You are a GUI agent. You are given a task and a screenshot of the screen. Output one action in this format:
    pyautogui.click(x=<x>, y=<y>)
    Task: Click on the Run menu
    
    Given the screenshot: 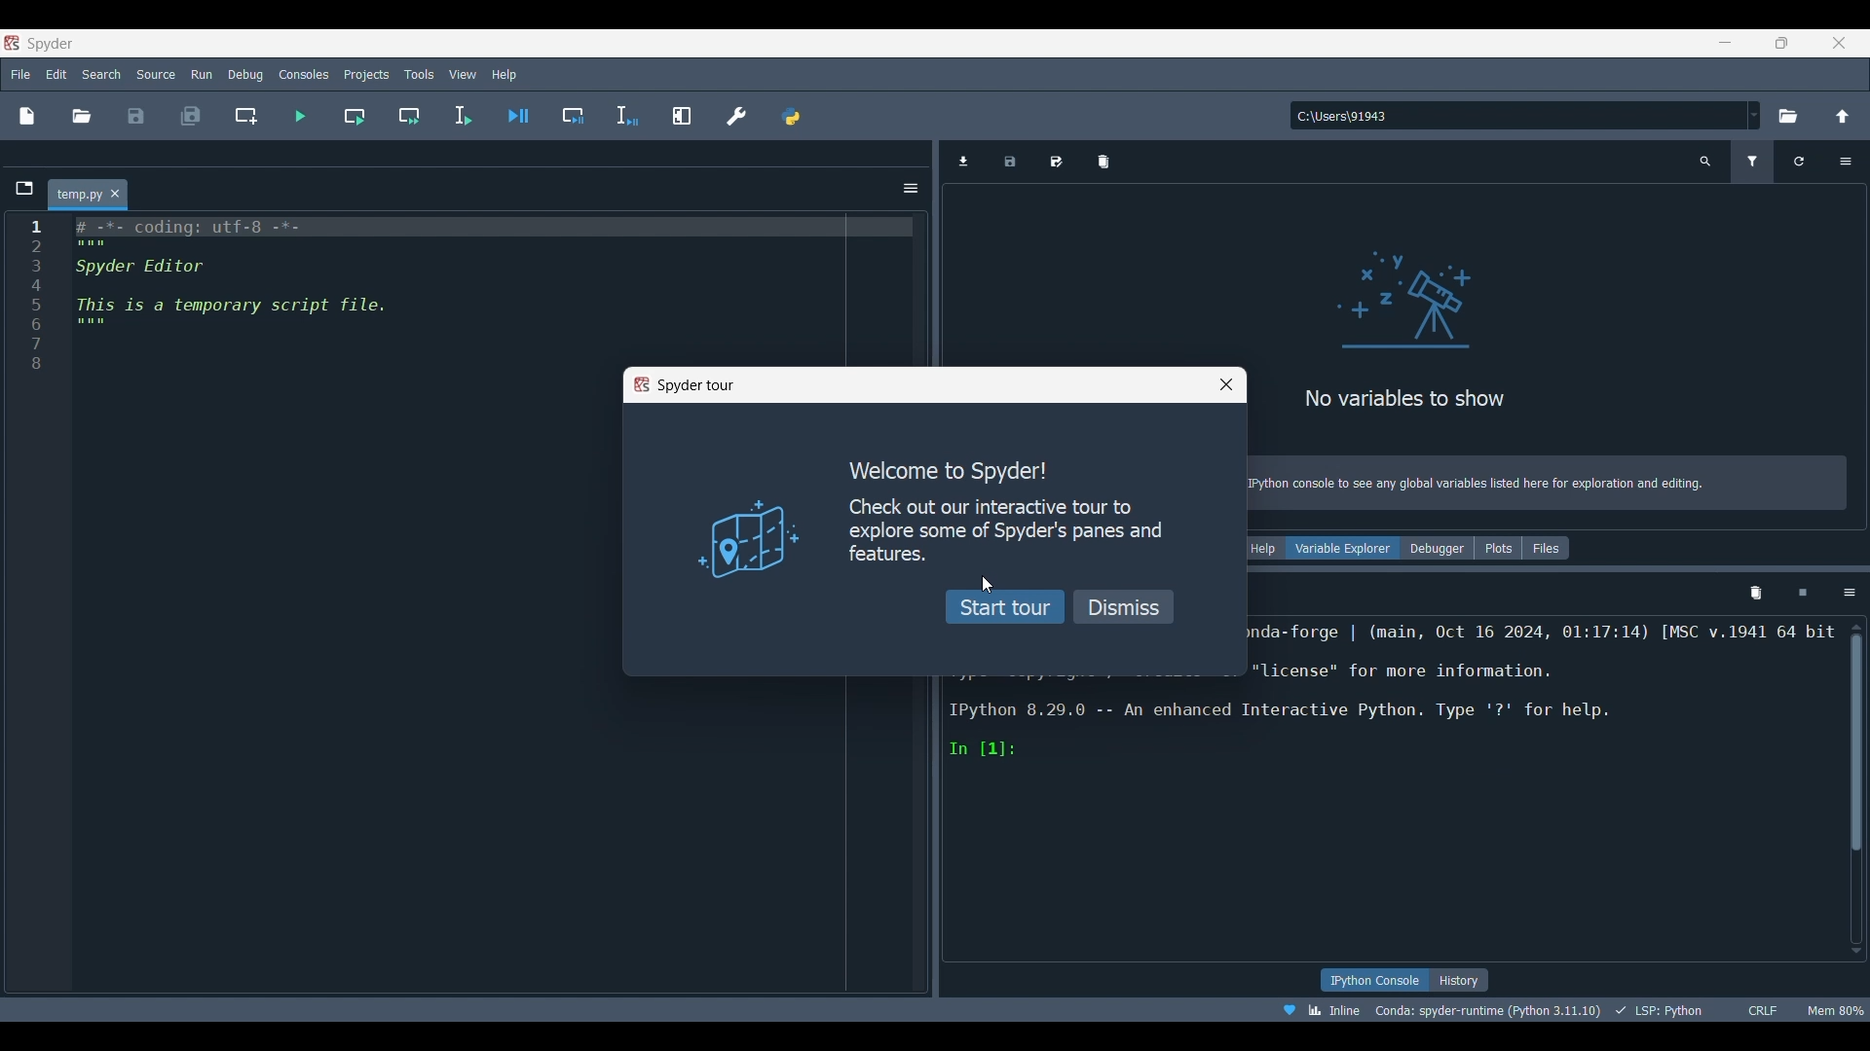 What is the action you would take?
    pyautogui.click(x=199, y=74)
    